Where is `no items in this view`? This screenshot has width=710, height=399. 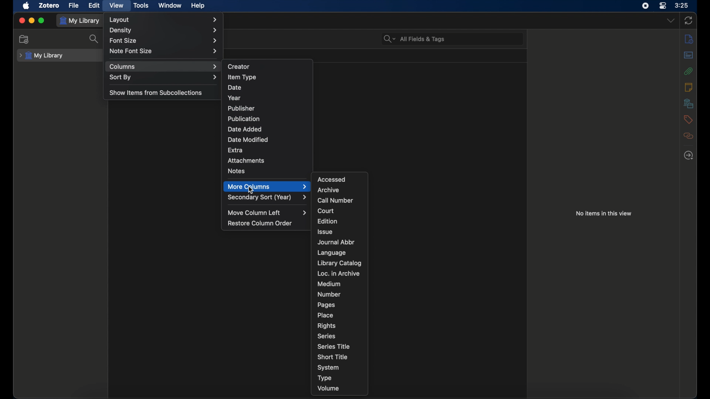
no items in this view is located at coordinates (603, 213).